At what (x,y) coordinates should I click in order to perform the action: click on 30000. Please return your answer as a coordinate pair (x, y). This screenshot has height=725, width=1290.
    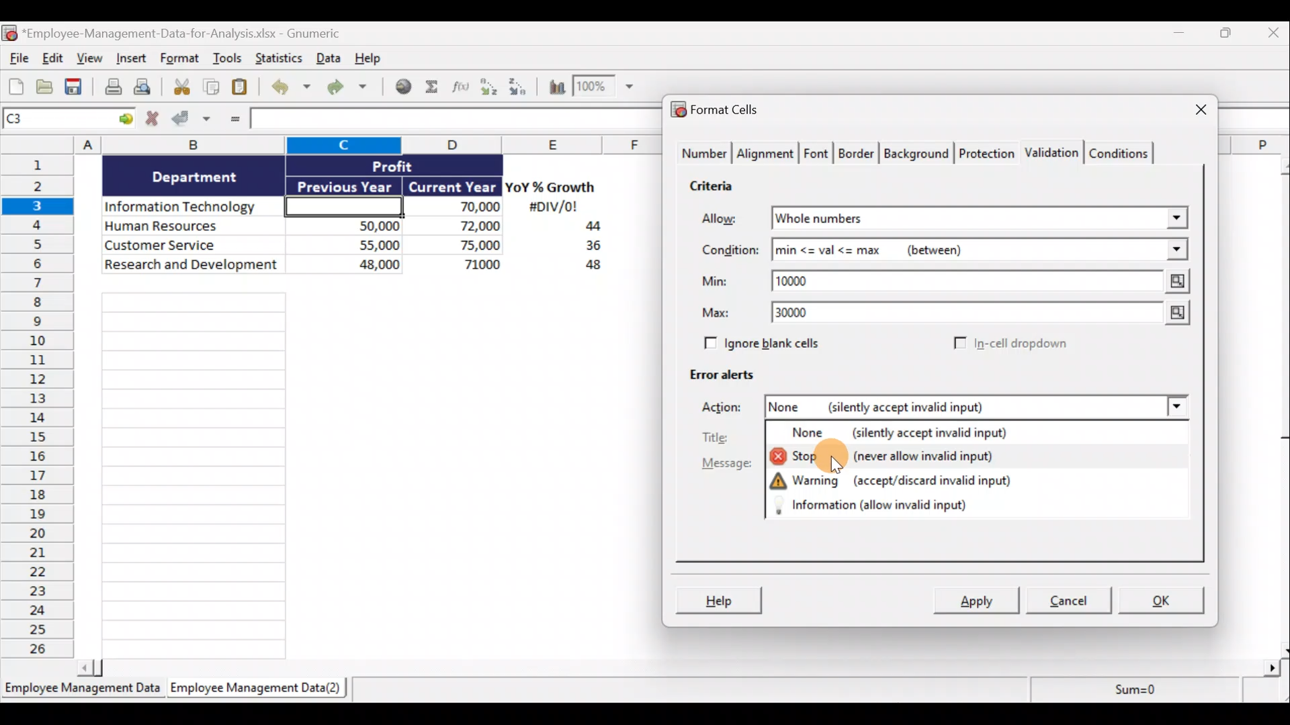
    Looking at the image, I should click on (801, 314).